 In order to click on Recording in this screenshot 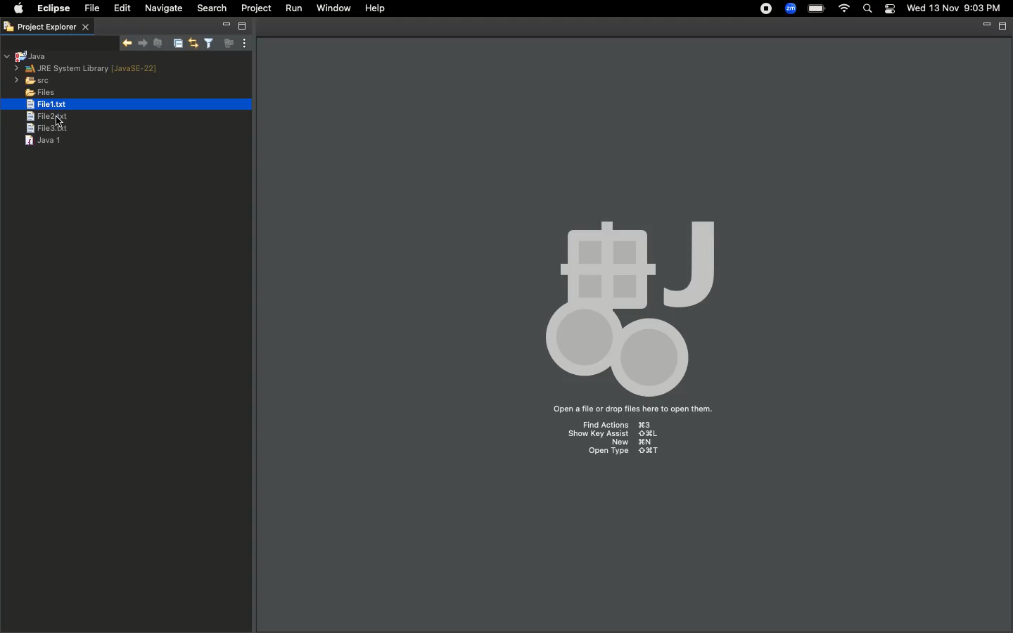, I will do `click(763, 11)`.